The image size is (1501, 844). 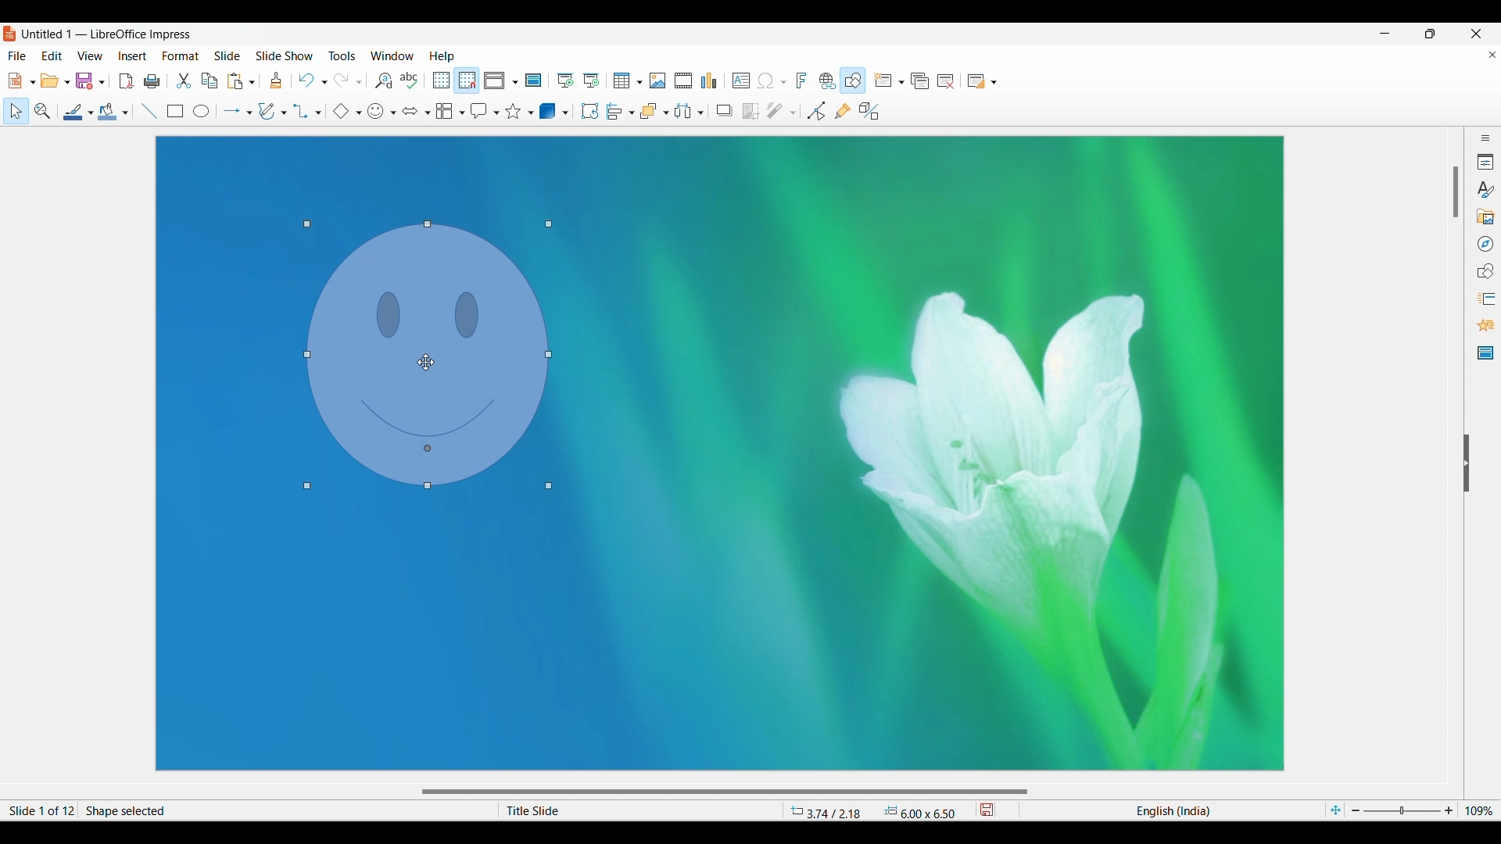 I want to click on Select objects to distribute options, so click(x=700, y=113).